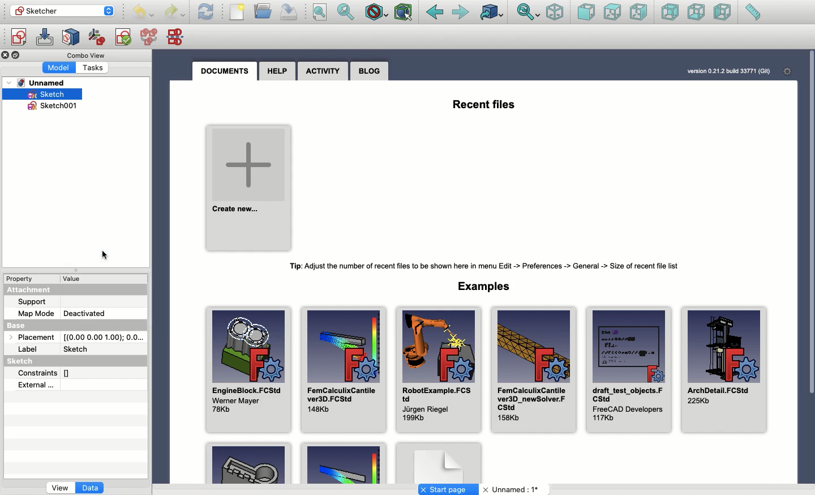 Image resolution: width=815 pixels, height=495 pixels. What do you see at coordinates (60, 67) in the screenshot?
I see `Model+` at bounding box center [60, 67].